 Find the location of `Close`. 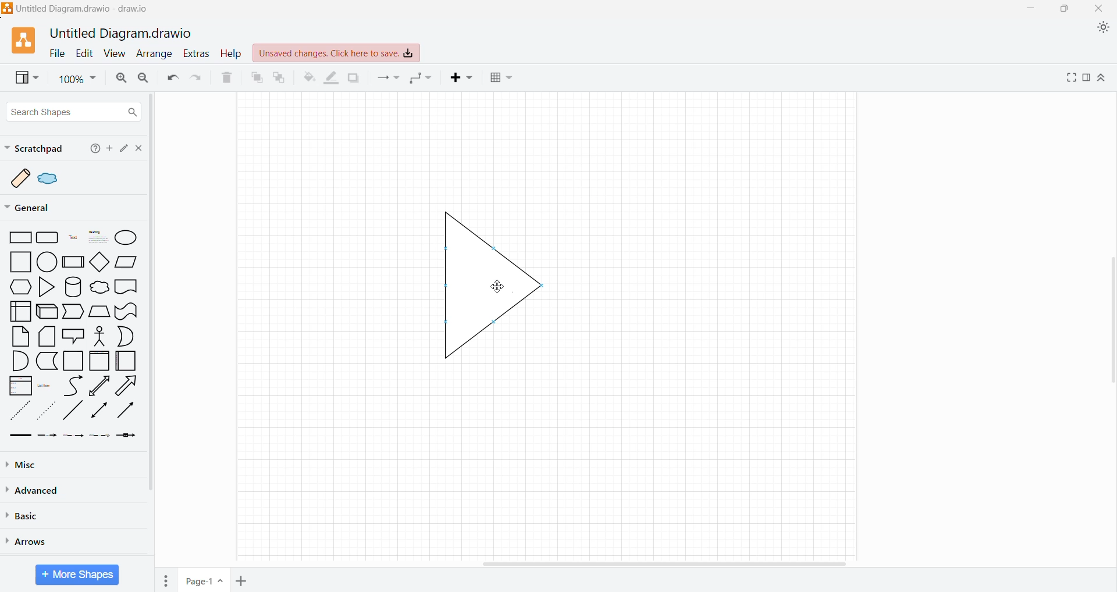

Close is located at coordinates (138, 148).